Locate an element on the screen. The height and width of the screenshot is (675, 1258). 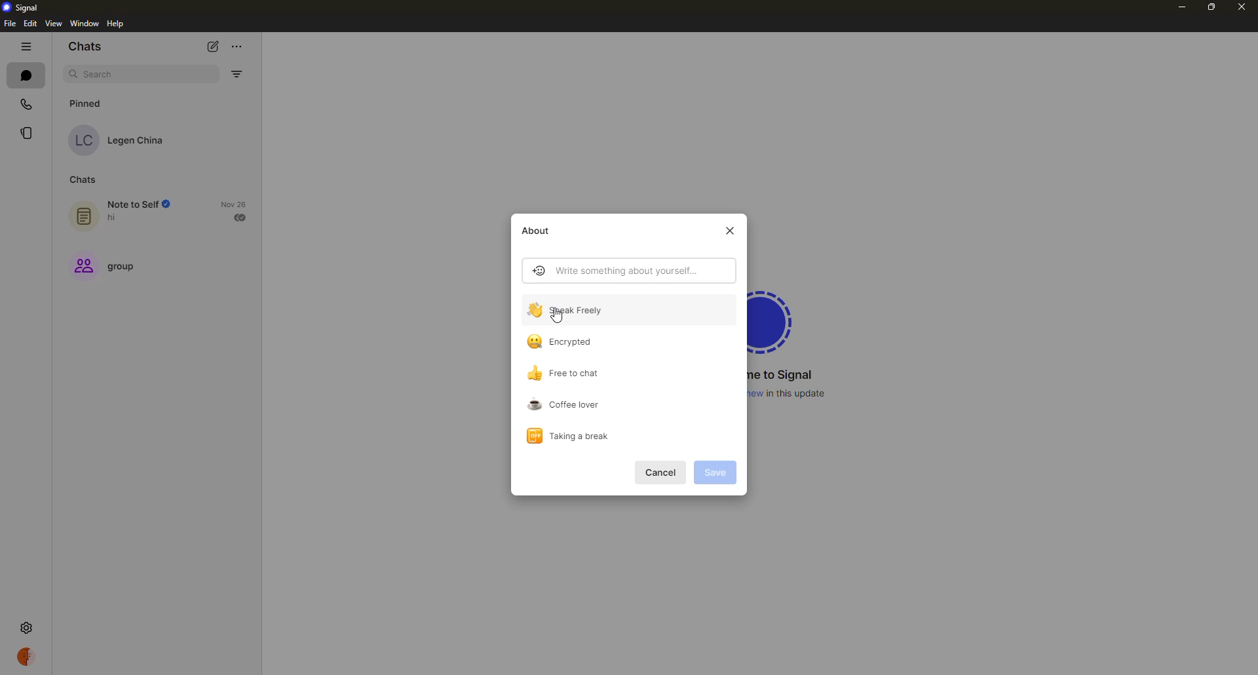
date is located at coordinates (233, 204).